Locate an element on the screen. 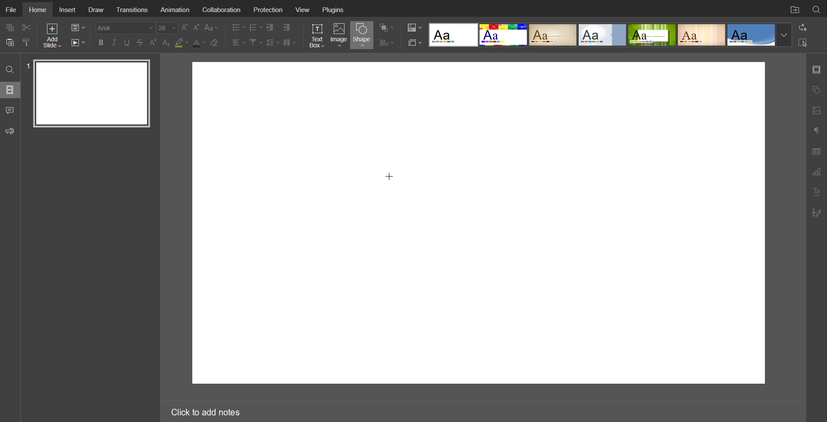  Text Color is located at coordinates (199, 43).